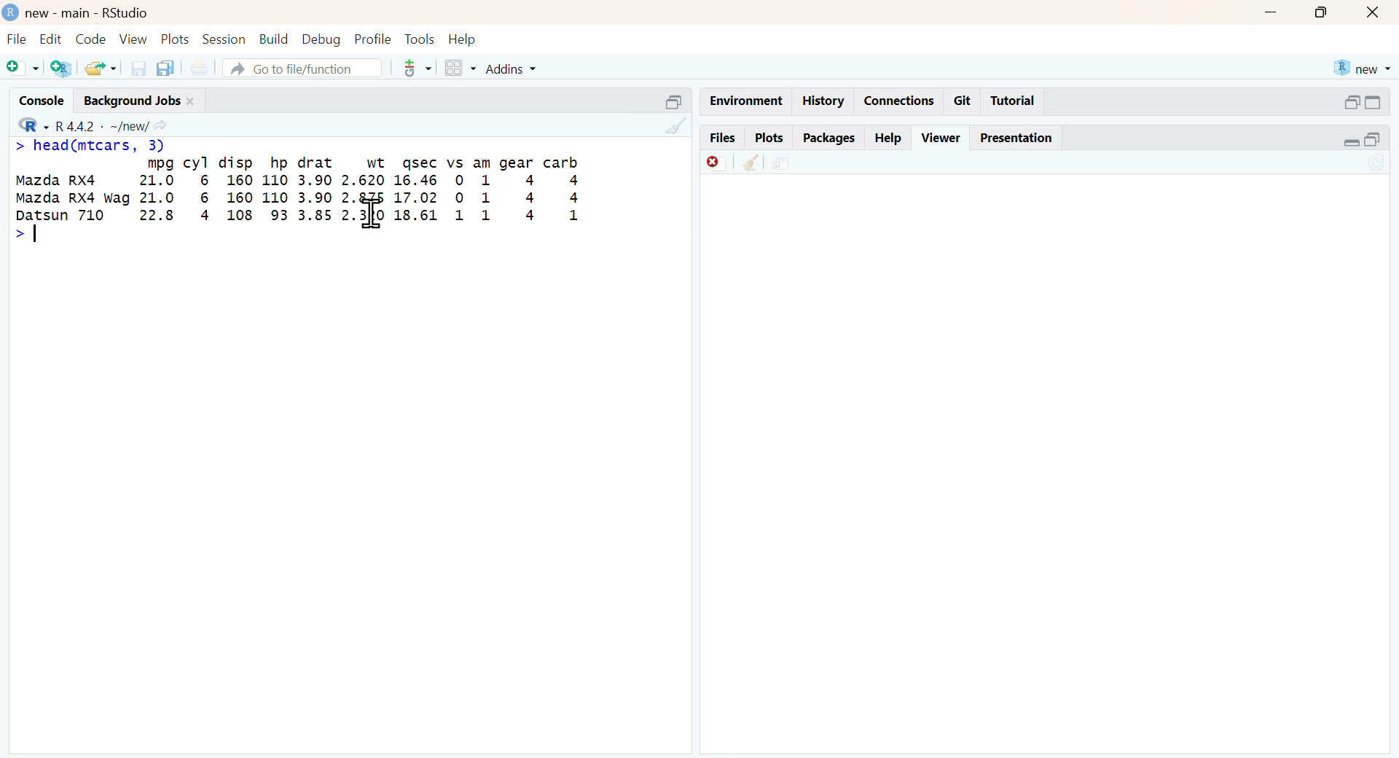 This screenshot has height=758, width=1399. What do you see at coordinates (134, 67) in the screenshot?
I see `Save current doc` at bounding box center [134, 67].